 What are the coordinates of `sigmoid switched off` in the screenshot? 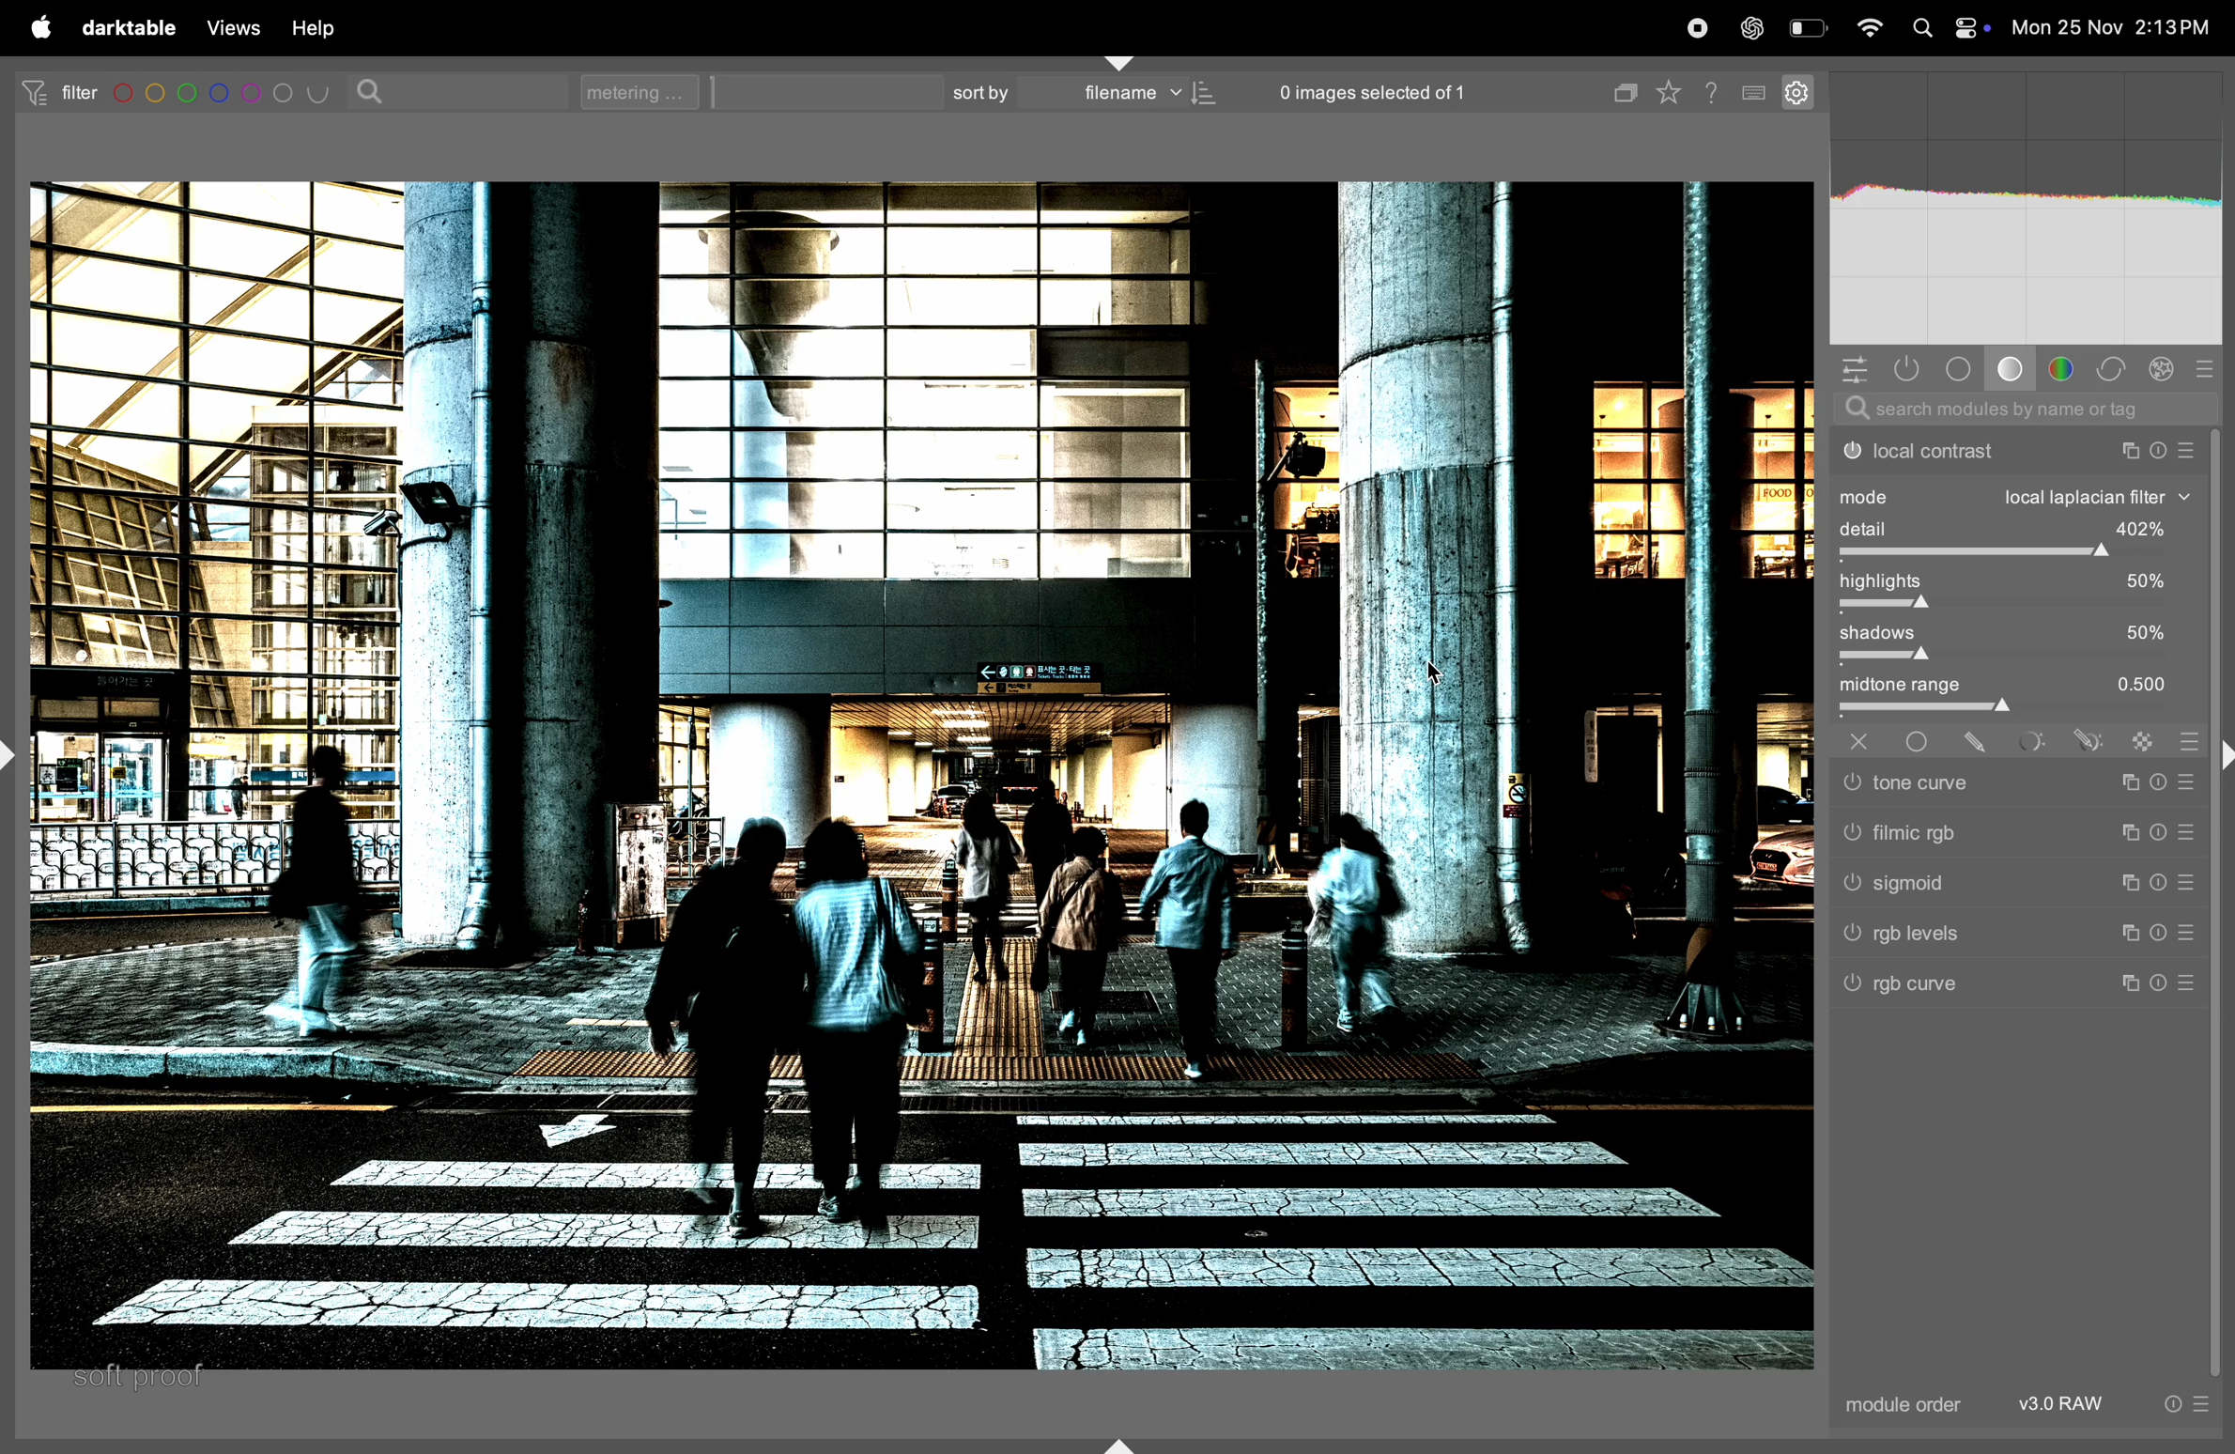 It's located at (1847, 887).